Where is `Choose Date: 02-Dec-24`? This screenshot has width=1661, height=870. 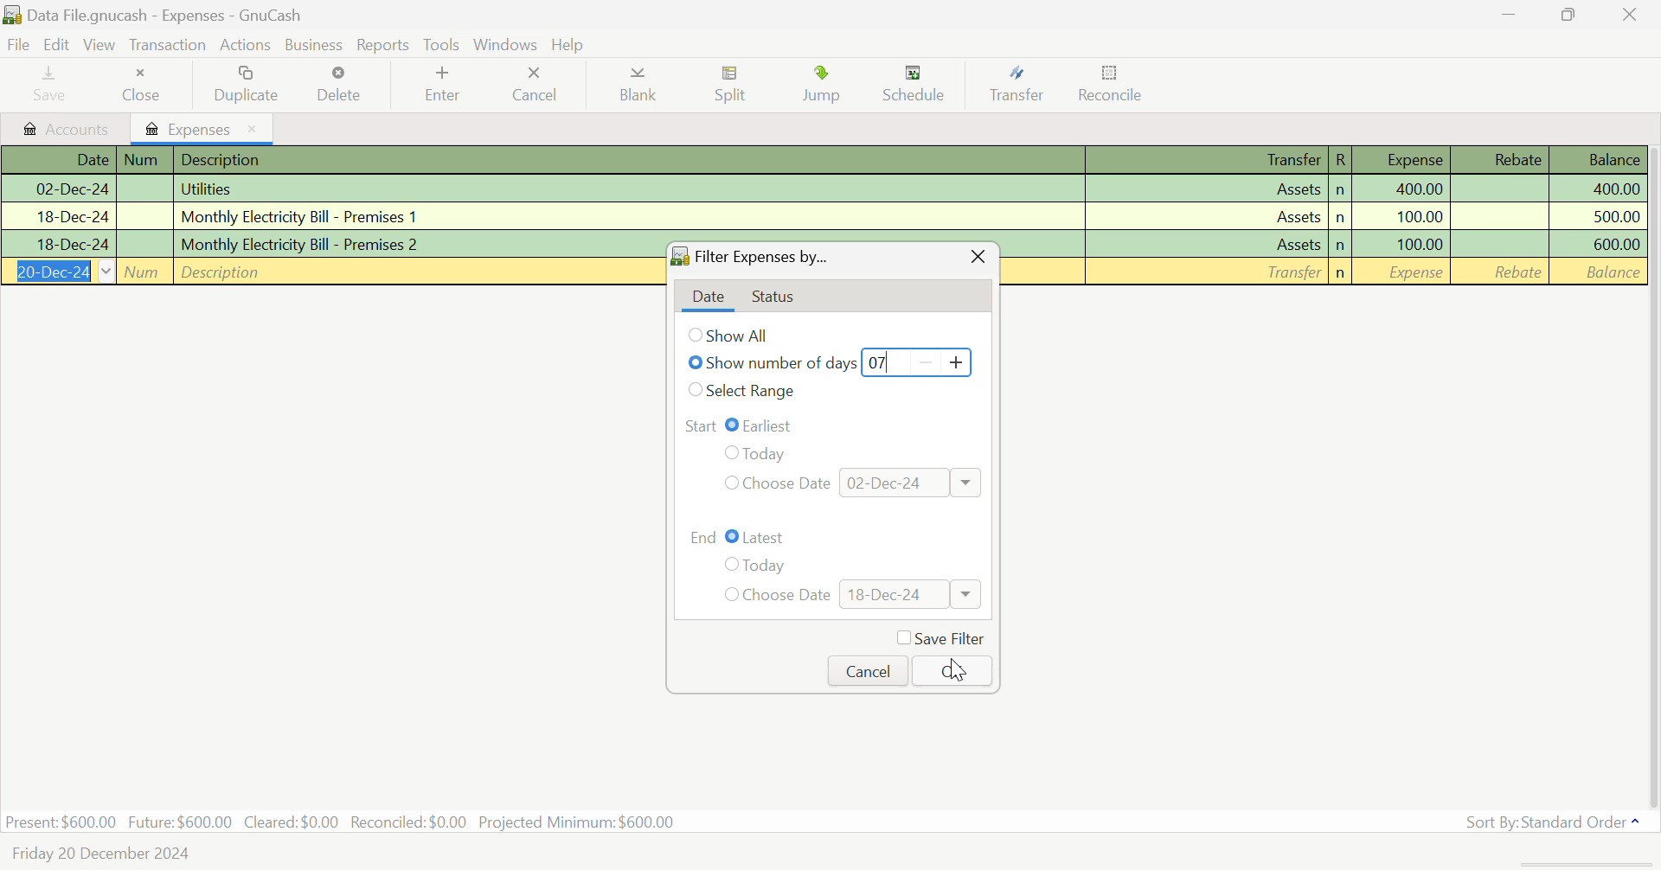
Choose Date: 02-Dec-24 is located at coordinates (850, 483).